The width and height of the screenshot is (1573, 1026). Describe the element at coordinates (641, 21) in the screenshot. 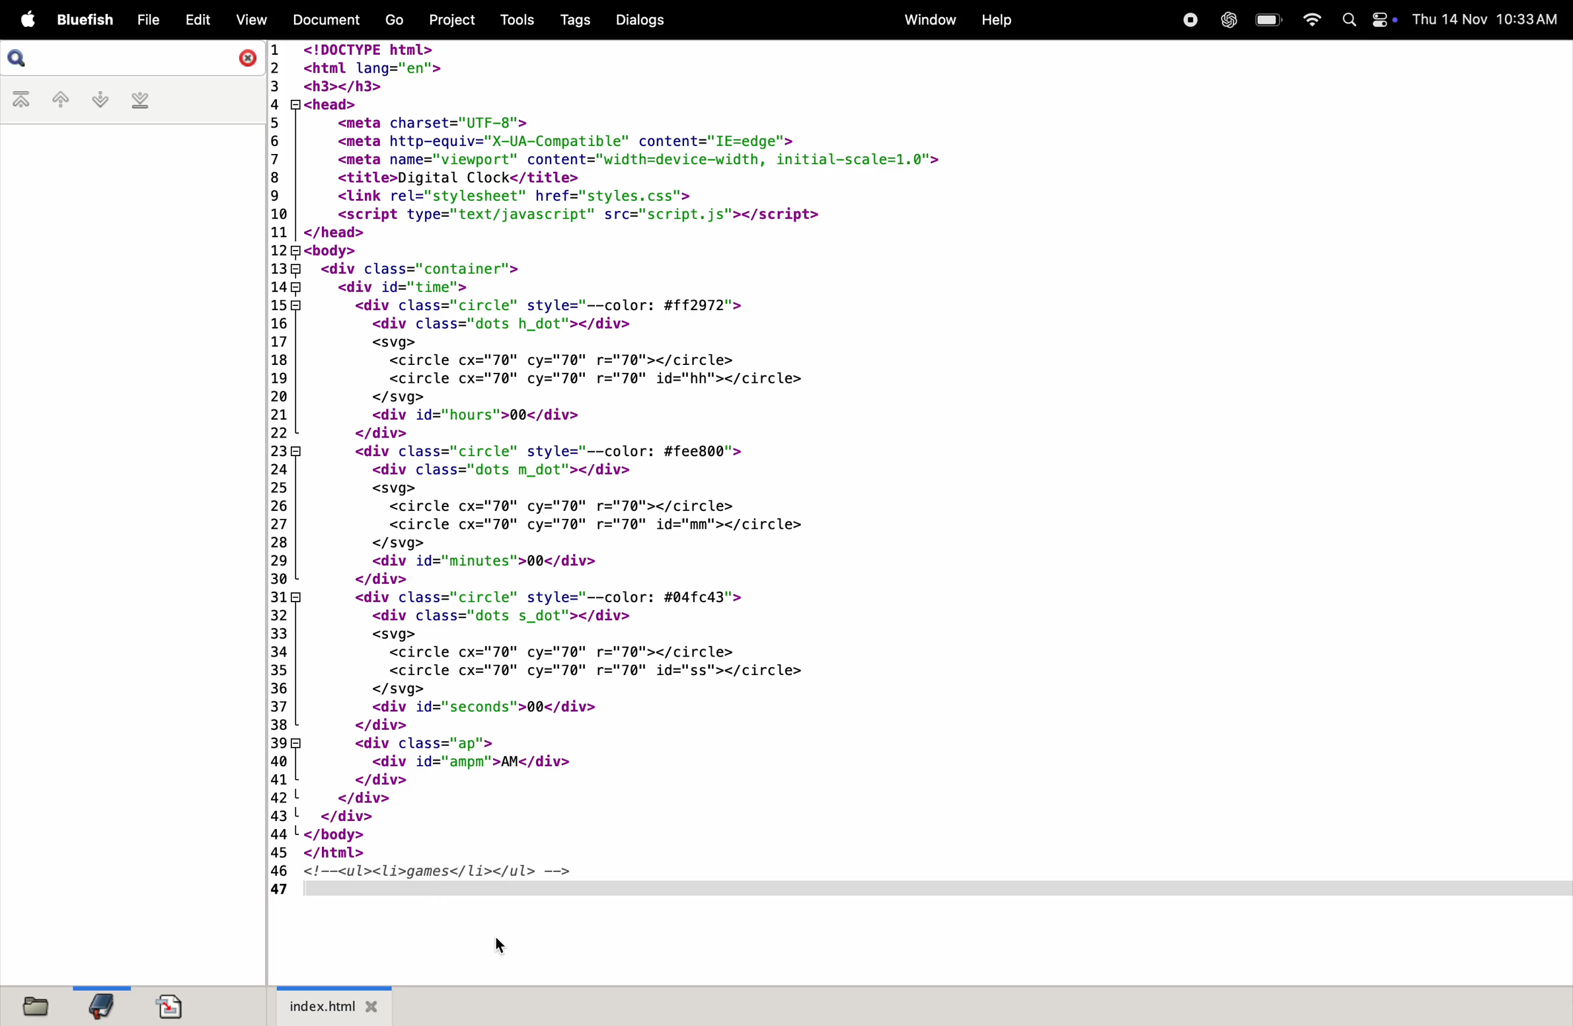

I see `dialogs` at that location.